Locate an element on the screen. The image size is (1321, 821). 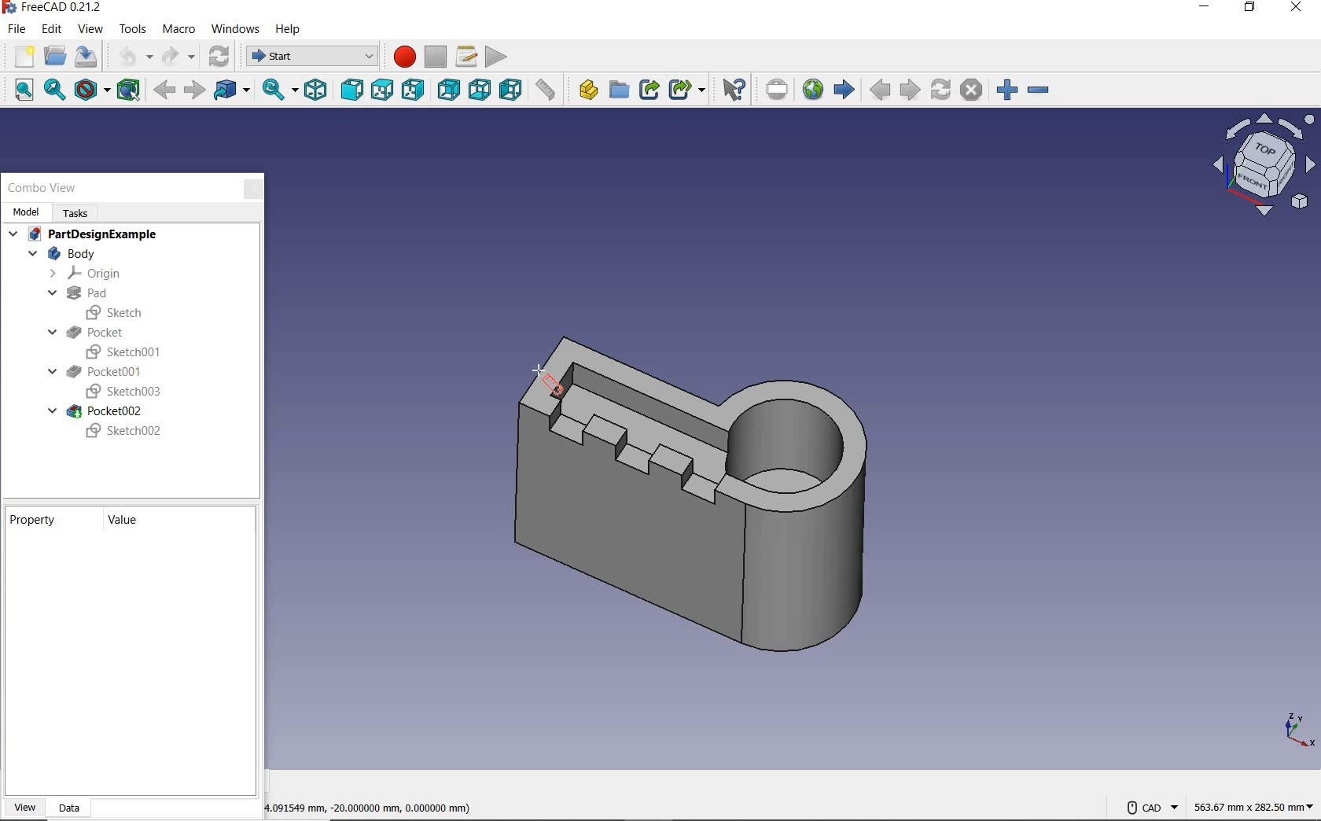
windows is located at coordinates (237, 30).